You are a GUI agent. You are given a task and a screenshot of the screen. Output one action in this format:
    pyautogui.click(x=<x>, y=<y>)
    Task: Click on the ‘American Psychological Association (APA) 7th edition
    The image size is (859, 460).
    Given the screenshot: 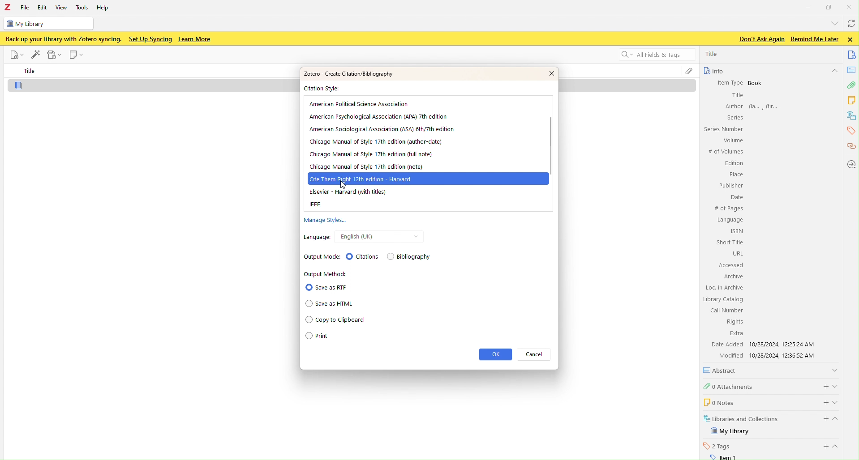 What is the action you would take?
    pyautogui.click(x=378, y=116)
    